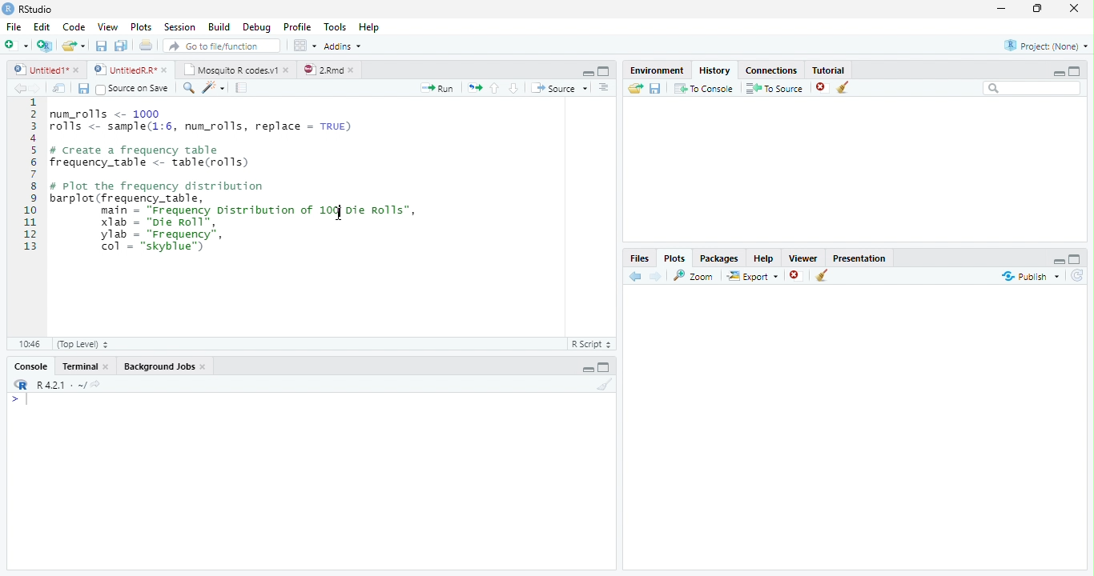 The width and height of the screenshot is (1094, 576). Describe the element at coordinates (55, 385) in the screenshot. I see `R R421 - ~/` at that location.